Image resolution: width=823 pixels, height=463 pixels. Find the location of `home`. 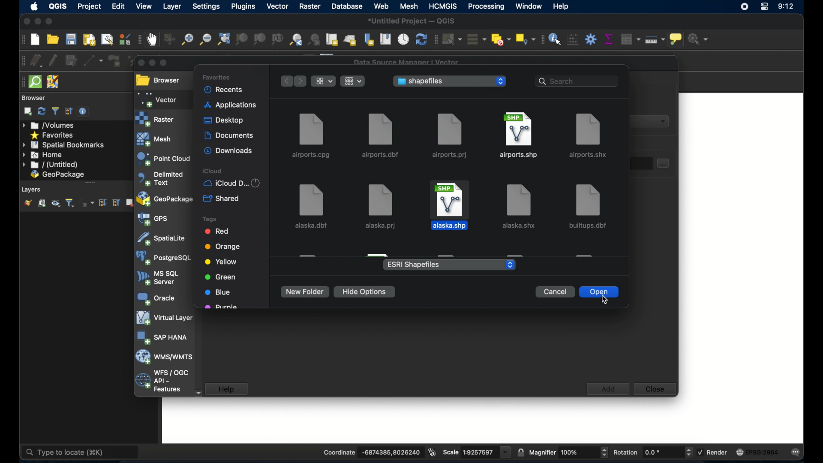

home is located at coordinates (43, 155).